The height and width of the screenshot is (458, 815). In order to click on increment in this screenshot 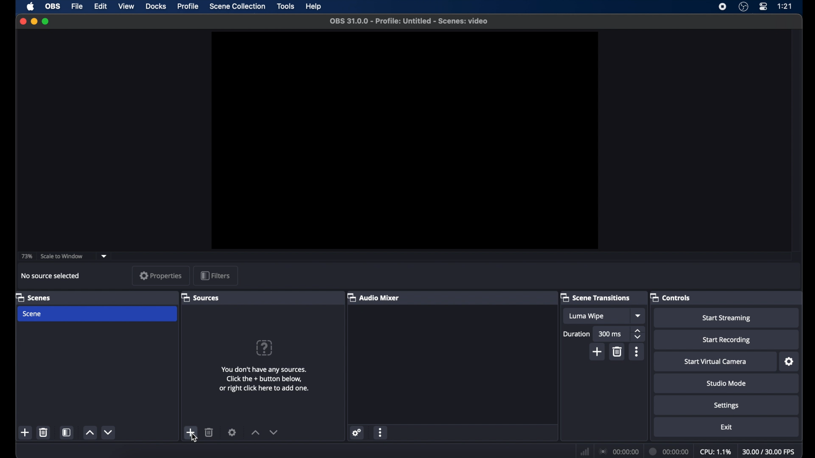, I will do `click(255, 433)`.